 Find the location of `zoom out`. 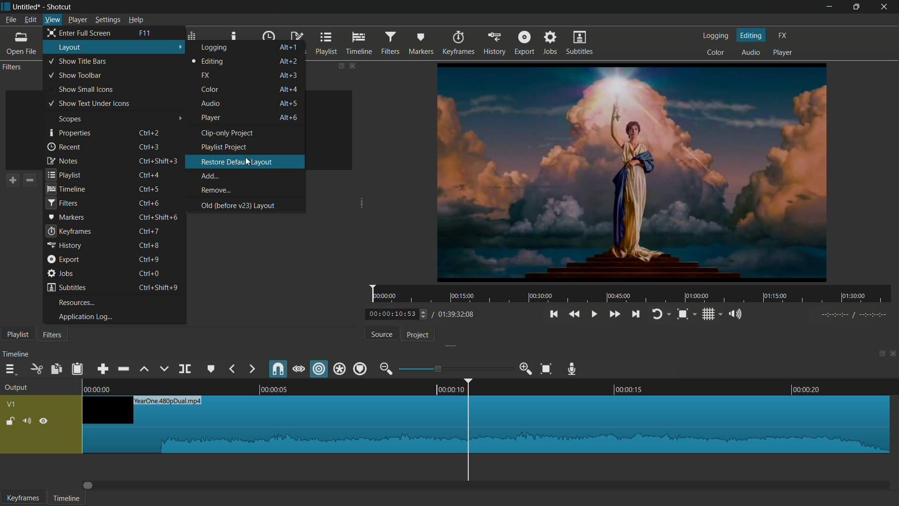

zoom out is located at coordinates (385, 369).